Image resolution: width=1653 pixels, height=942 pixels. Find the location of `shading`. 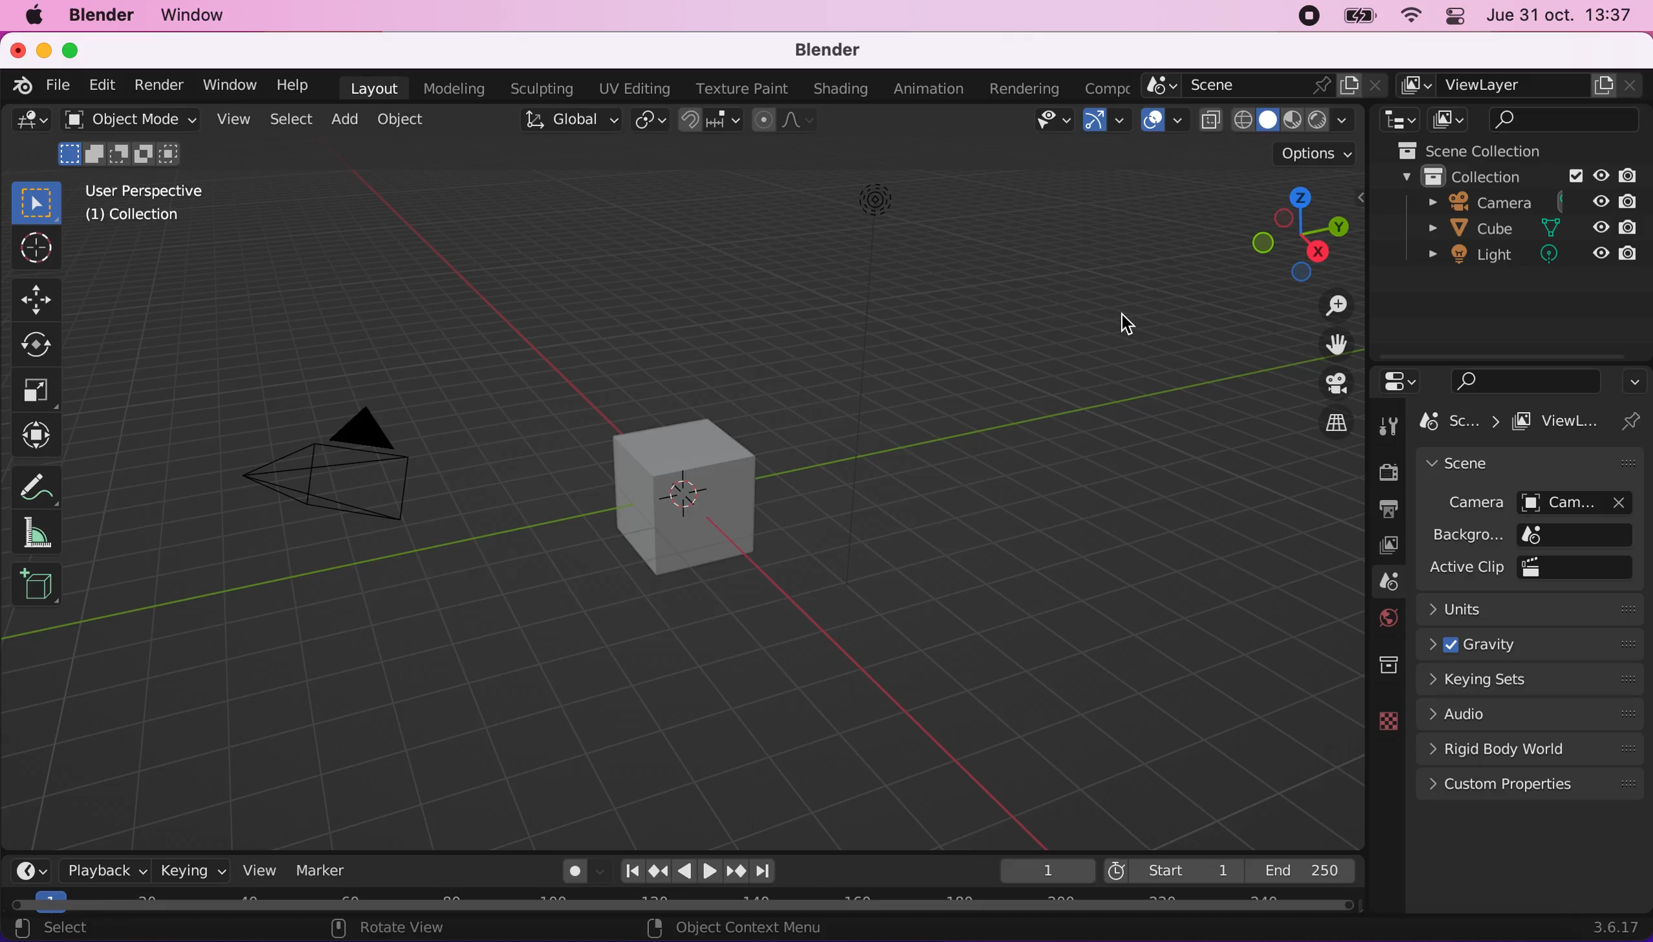

shading is located at coordinates (1293, 120).